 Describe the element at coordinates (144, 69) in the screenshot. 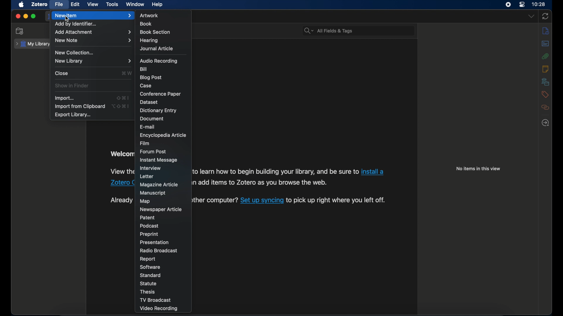

I see `bill` at that location.